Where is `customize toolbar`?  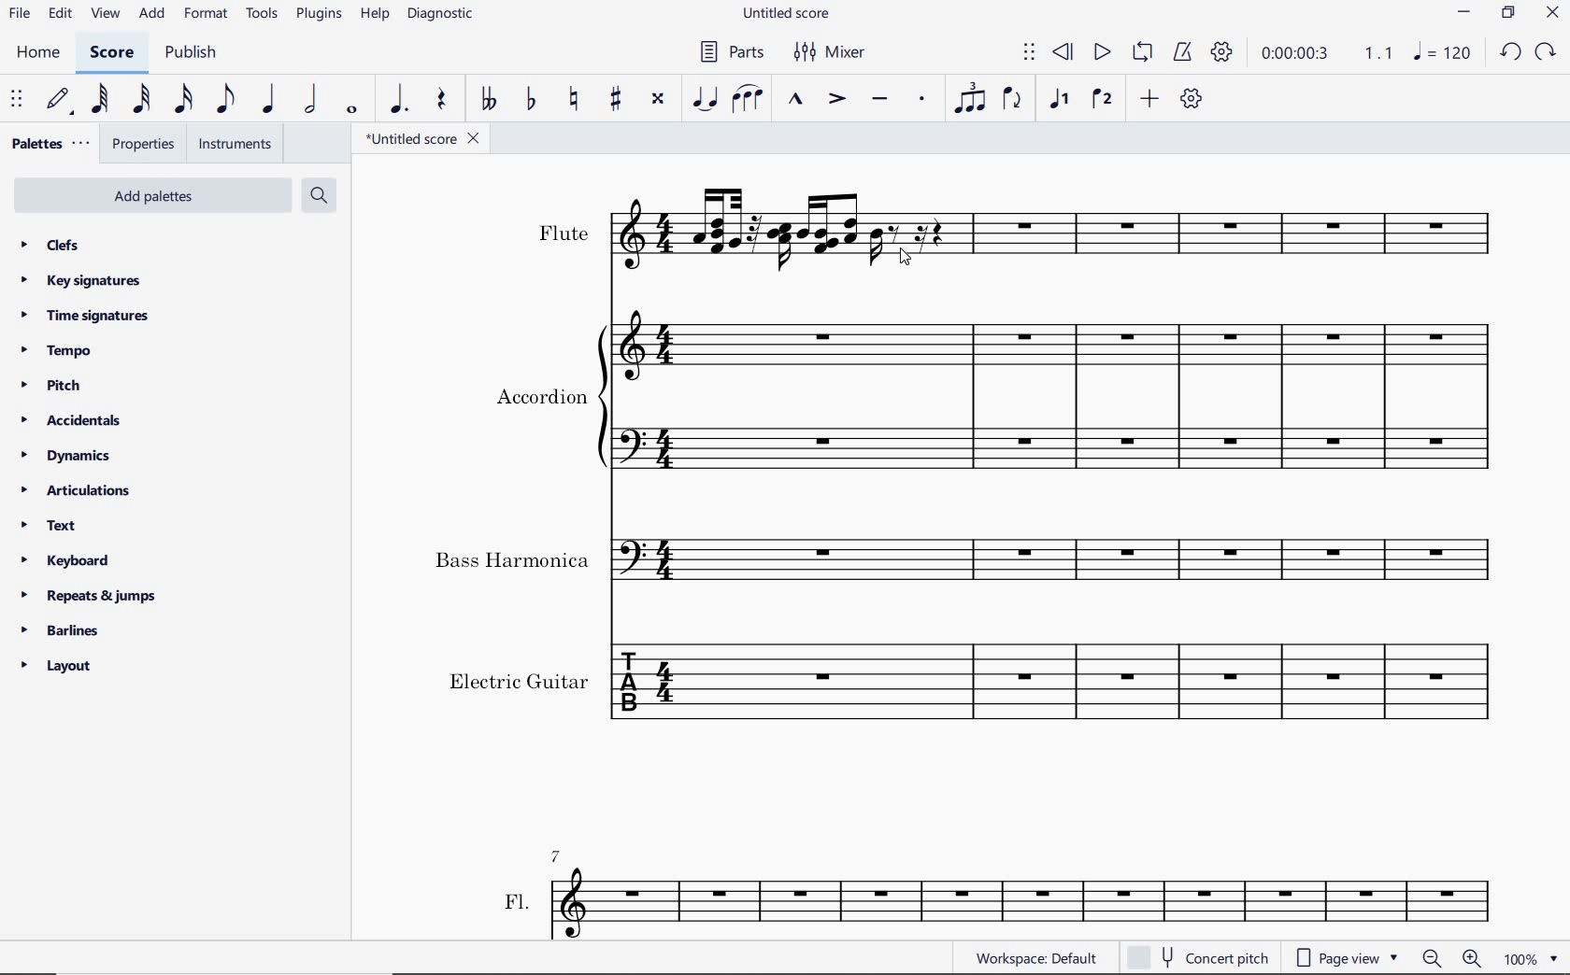
customize toolbar is located at coordinates (1192, 98).